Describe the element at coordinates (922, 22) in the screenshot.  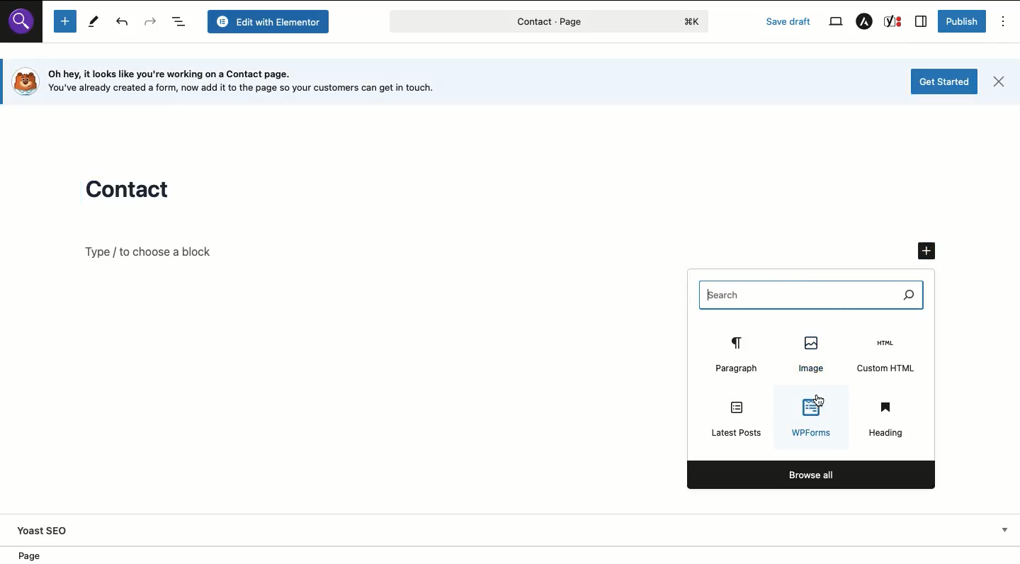
I see `Sidebar` at that location.